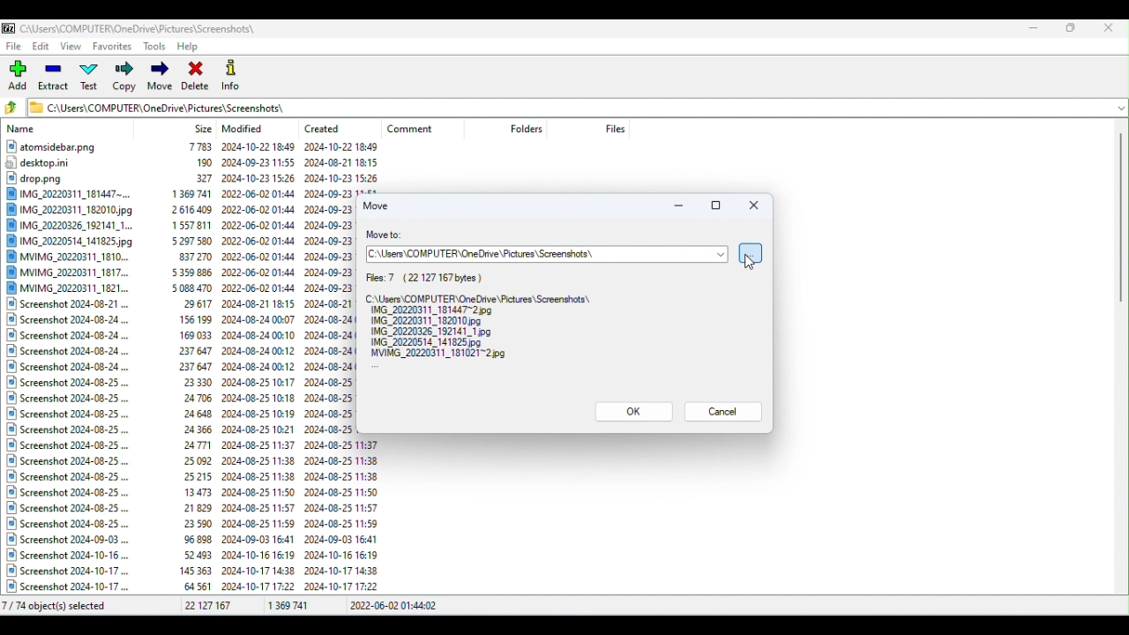 The width and height of the screenshot is (1129, 635). What do you see at coordinates (172, 369) in the screenshot?
I see `Files` at bounding box center [172, 369].